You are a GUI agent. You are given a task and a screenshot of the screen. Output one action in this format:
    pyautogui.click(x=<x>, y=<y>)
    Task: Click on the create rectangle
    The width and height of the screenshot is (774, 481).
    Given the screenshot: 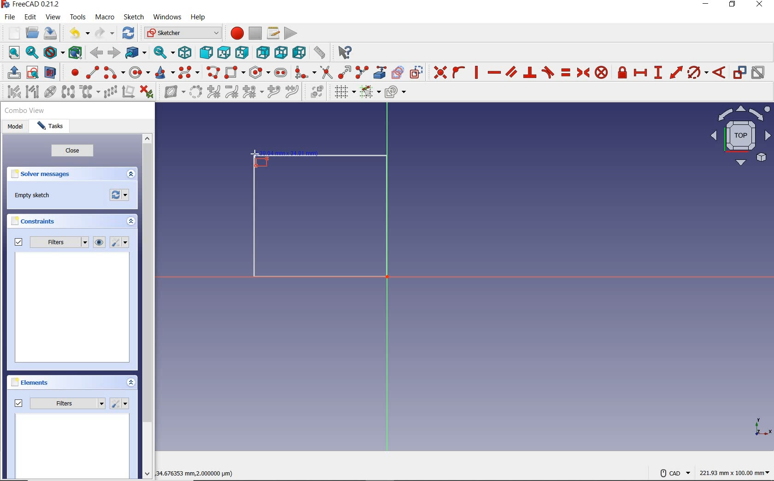 What is the action you would take?
    pyautogui.click(x=235, y=73)
    